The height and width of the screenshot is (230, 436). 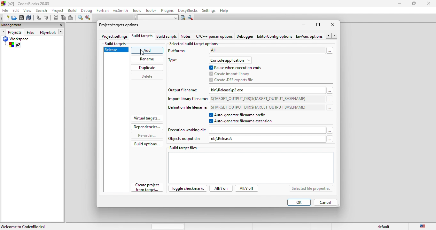 I want to click on save, so click(x=22, y=18).